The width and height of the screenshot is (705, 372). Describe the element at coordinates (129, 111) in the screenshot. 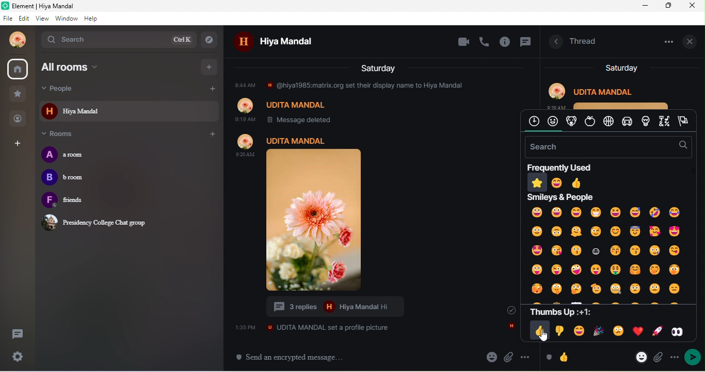

I see `hiya mandal` at that location.